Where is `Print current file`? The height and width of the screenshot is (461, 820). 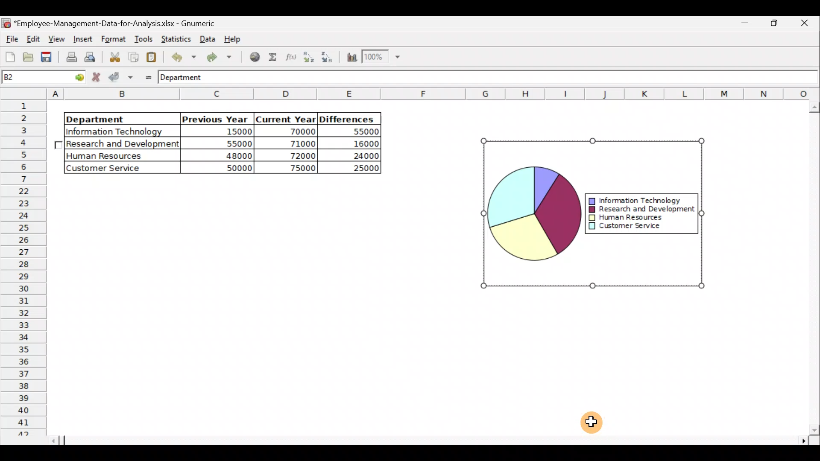 Print current file is located at coordinates (70, 58).